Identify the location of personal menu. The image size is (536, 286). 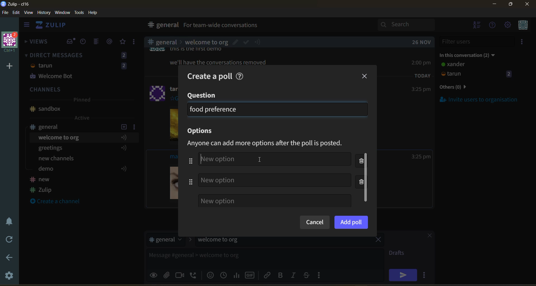
(522, 25).